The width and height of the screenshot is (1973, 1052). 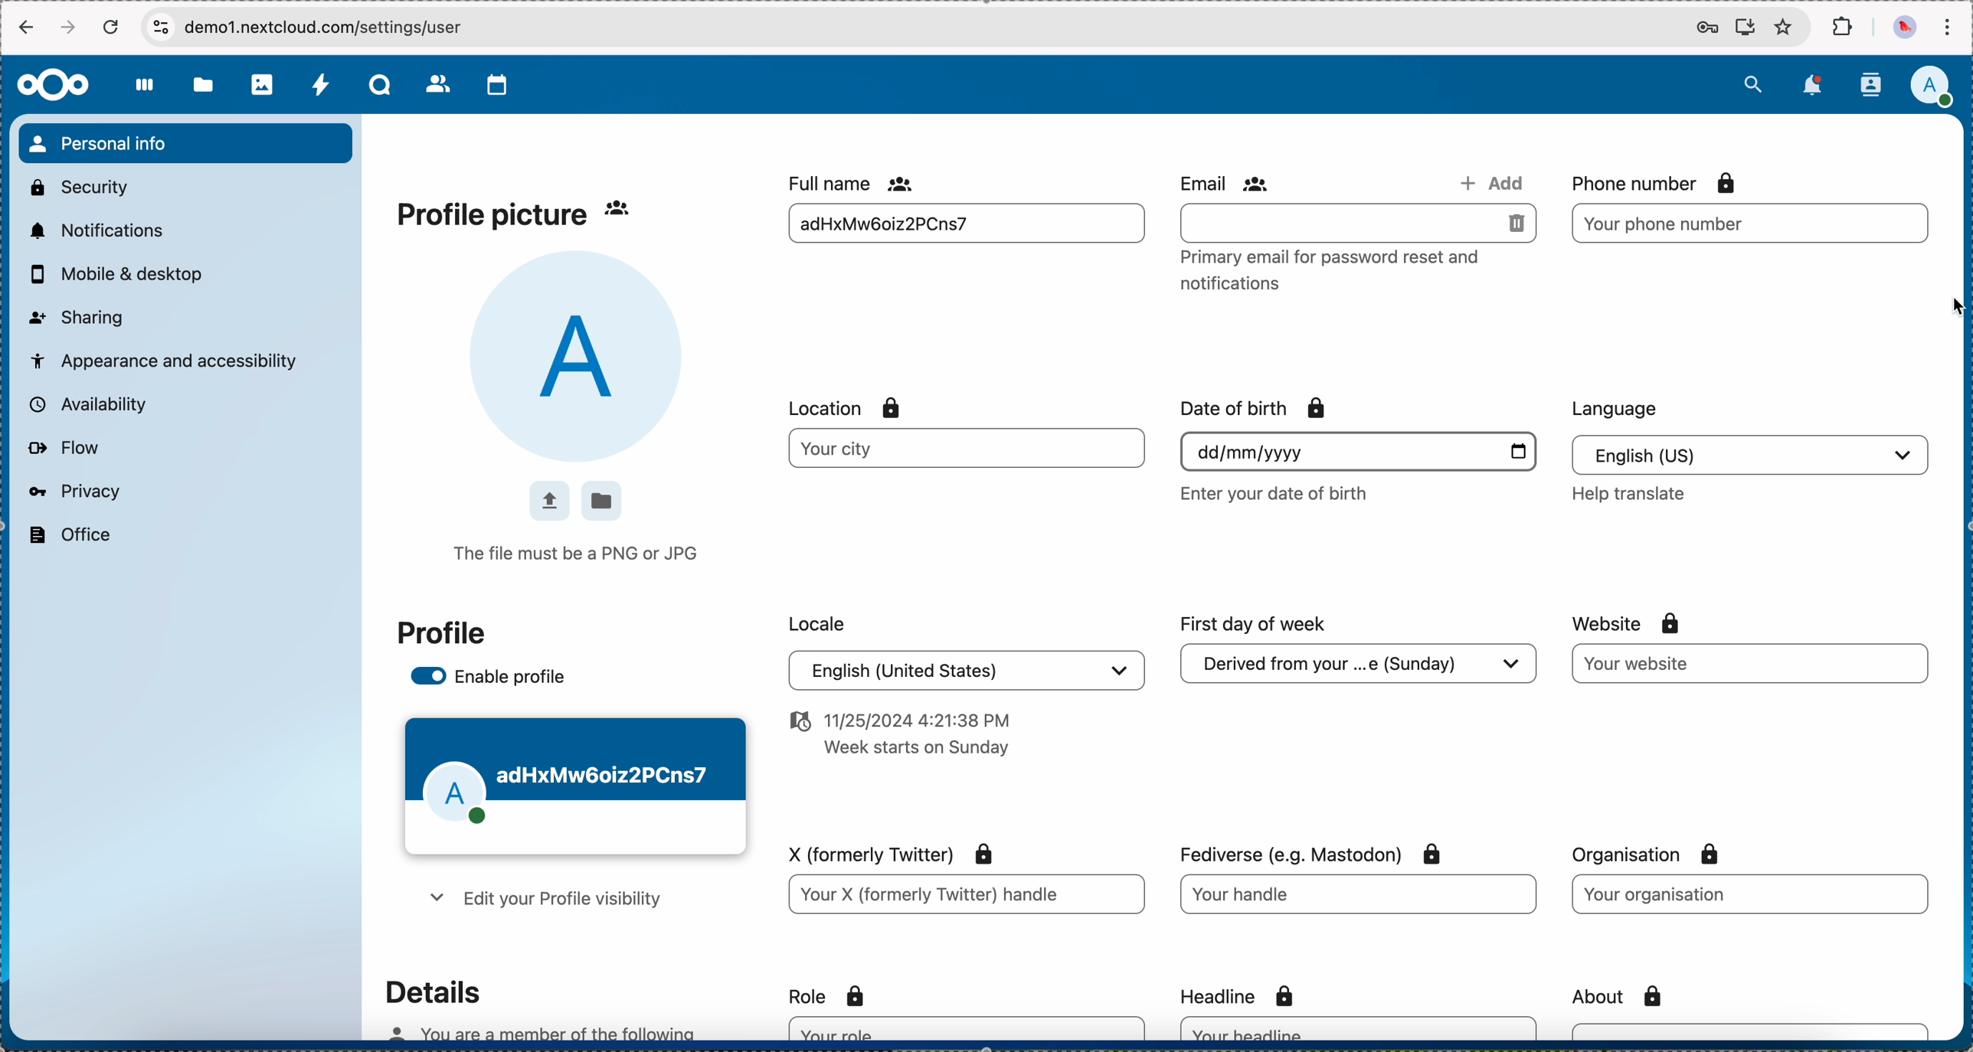 What do you see at coordinates (443, 633) in the screenshot?
I see `profile` at bounding box center [443, 633].